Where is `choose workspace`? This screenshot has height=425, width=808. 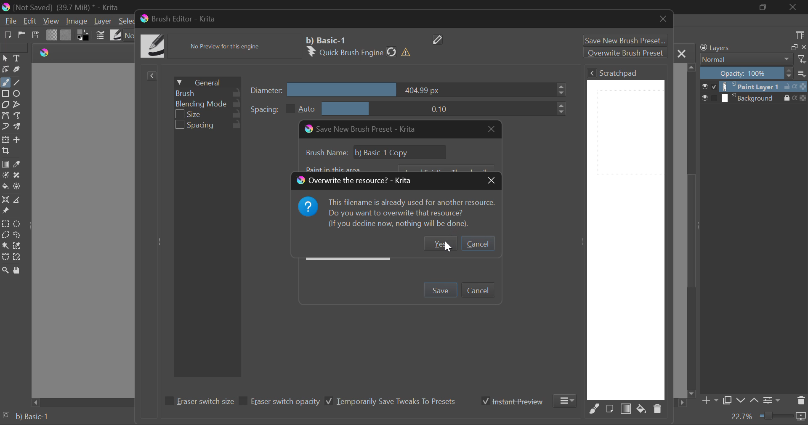 choose workspace is located at coordinates (795, 34).